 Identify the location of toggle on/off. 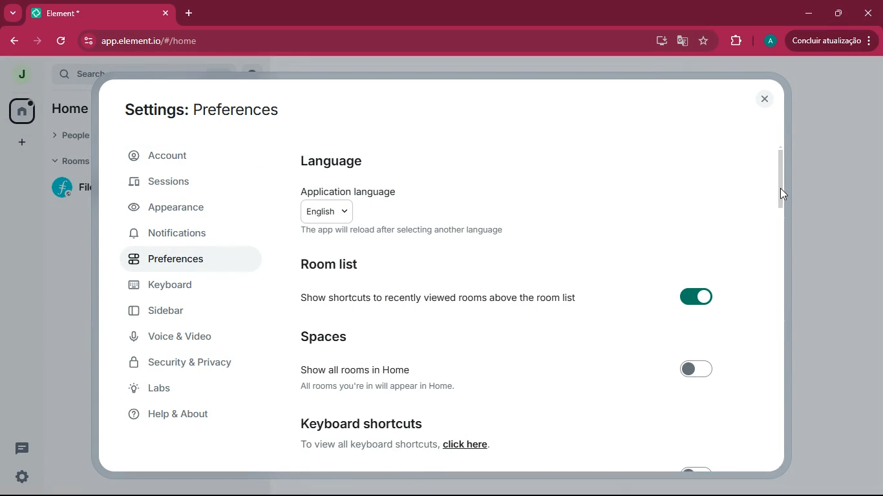
(696, 296).